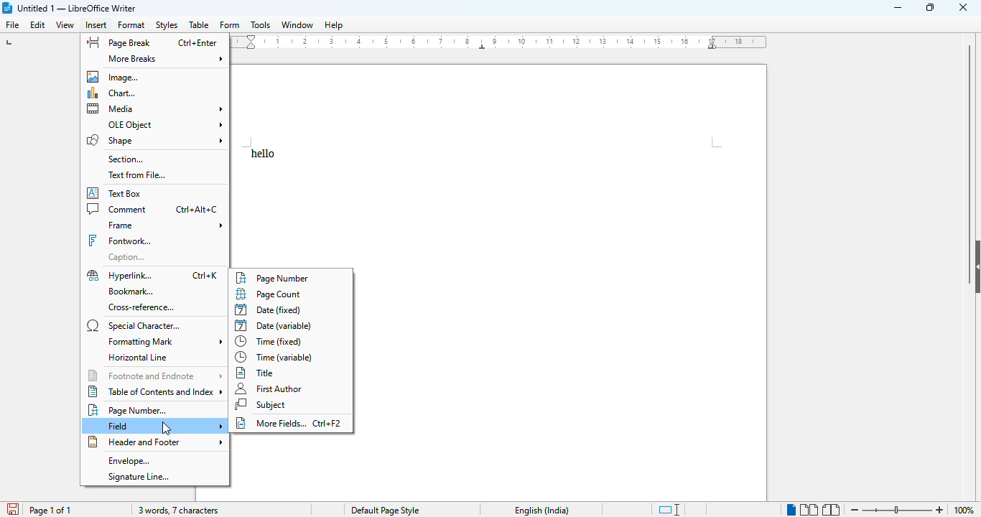 This screenshot has height=517, width=981. I want to click on show, so click(975, 266).